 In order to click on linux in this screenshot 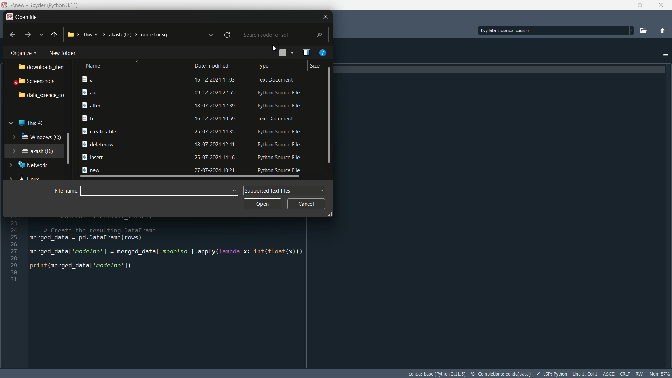, I will do `click(31, 179)`.